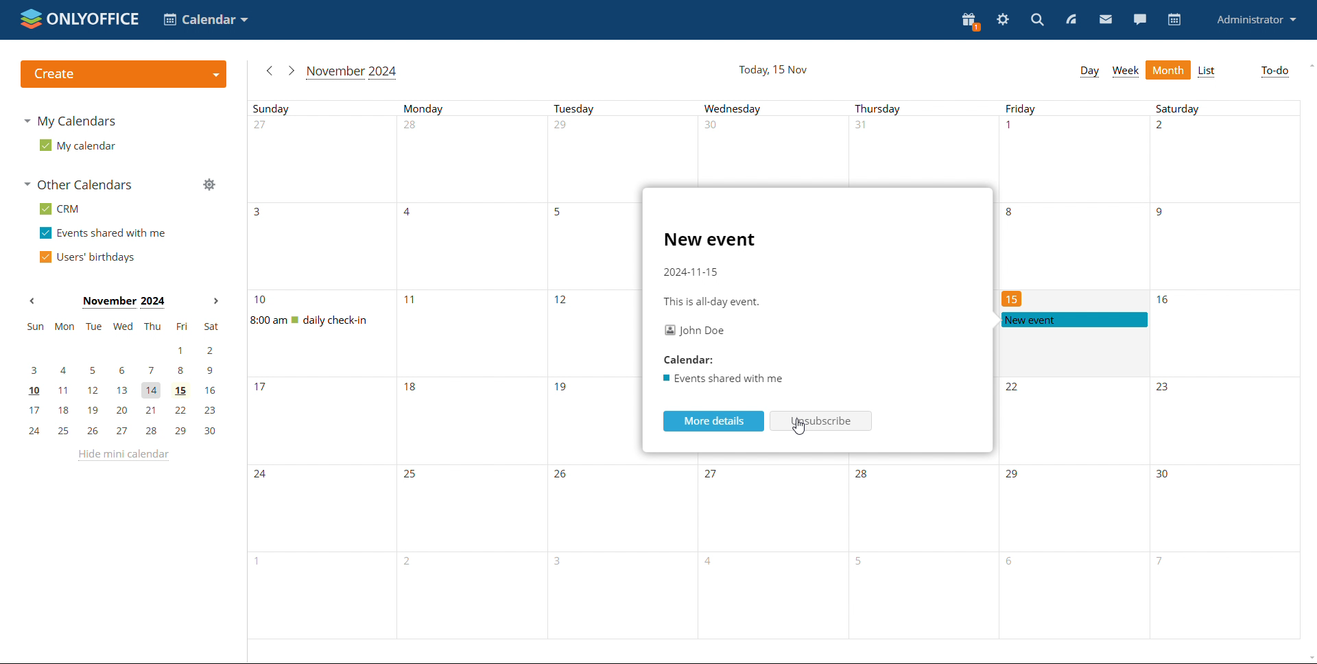 This screenshot has width=1317, height=664. What do you see at coordinates (126, 371) in the screenshot?
I see `3, 4, 5, 6, 7, 8, 9` at bounding box center [126, 371].